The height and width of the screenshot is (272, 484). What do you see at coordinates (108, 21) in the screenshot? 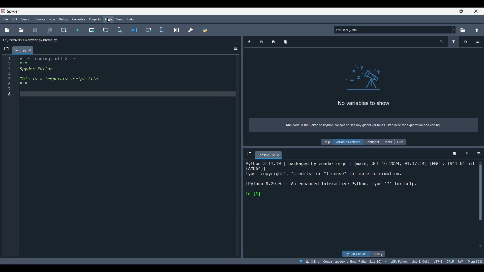
I see `cursor` at bounding box center [108, 21].